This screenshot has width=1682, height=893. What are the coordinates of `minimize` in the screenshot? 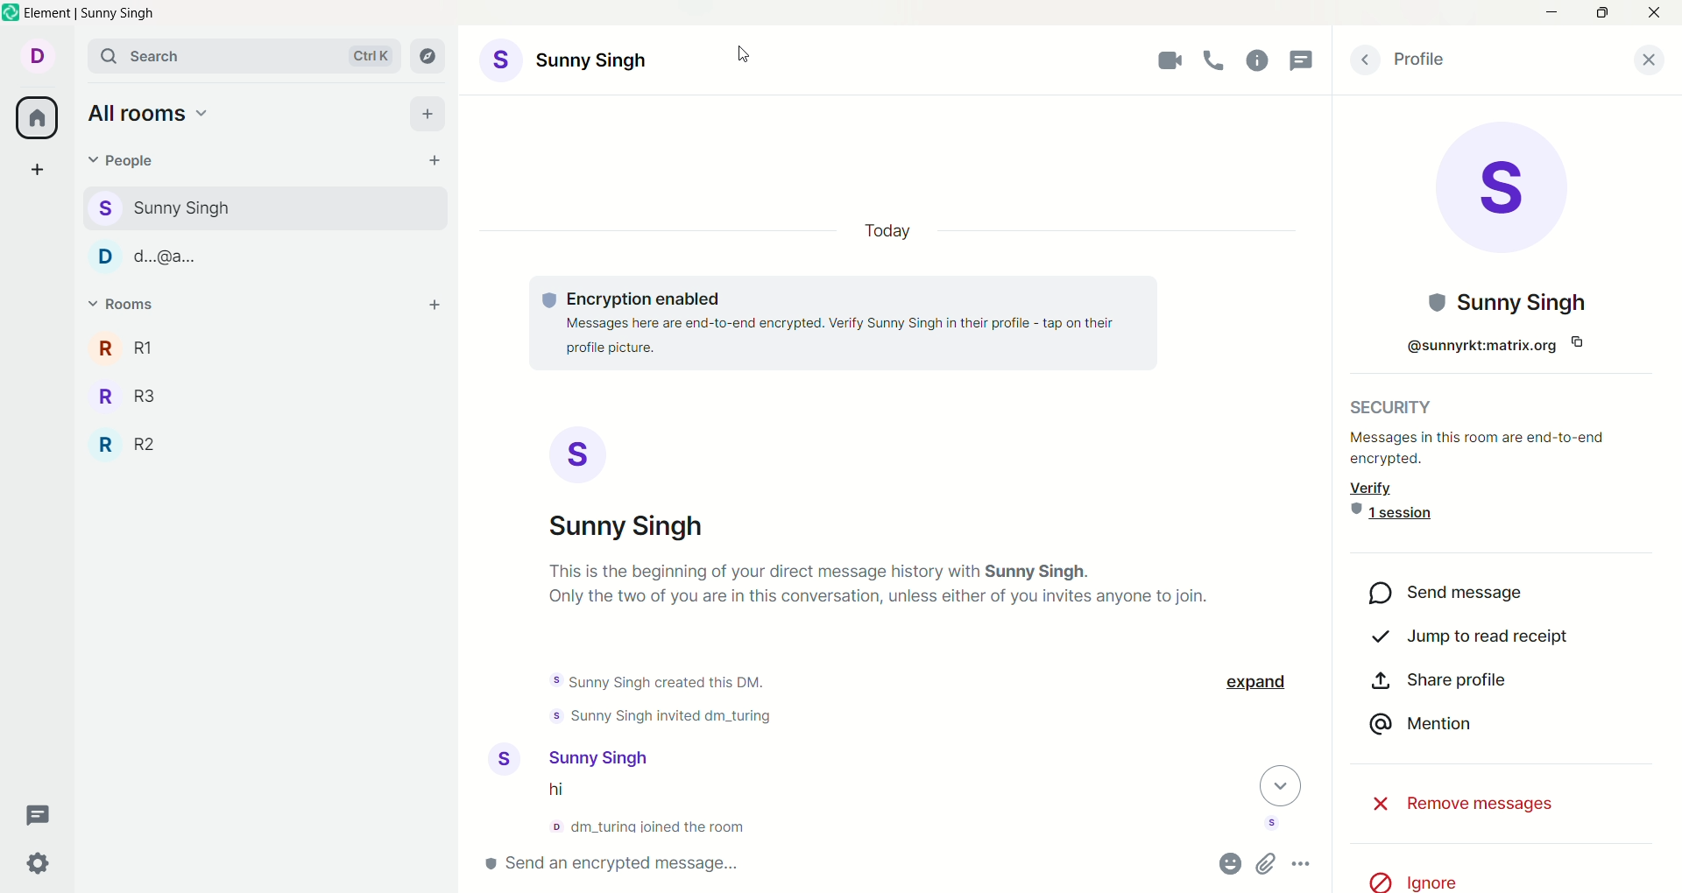 It's located at (1550, 11).